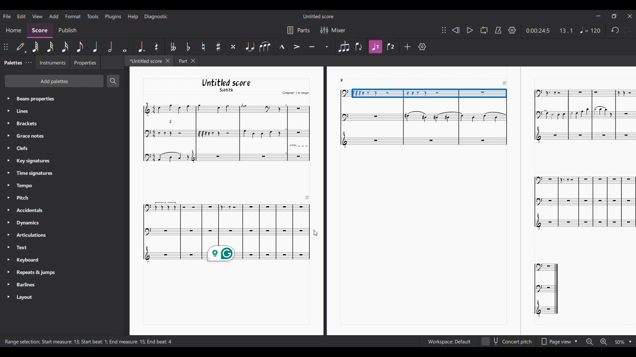  I want to click on Home , so click(13, 31).